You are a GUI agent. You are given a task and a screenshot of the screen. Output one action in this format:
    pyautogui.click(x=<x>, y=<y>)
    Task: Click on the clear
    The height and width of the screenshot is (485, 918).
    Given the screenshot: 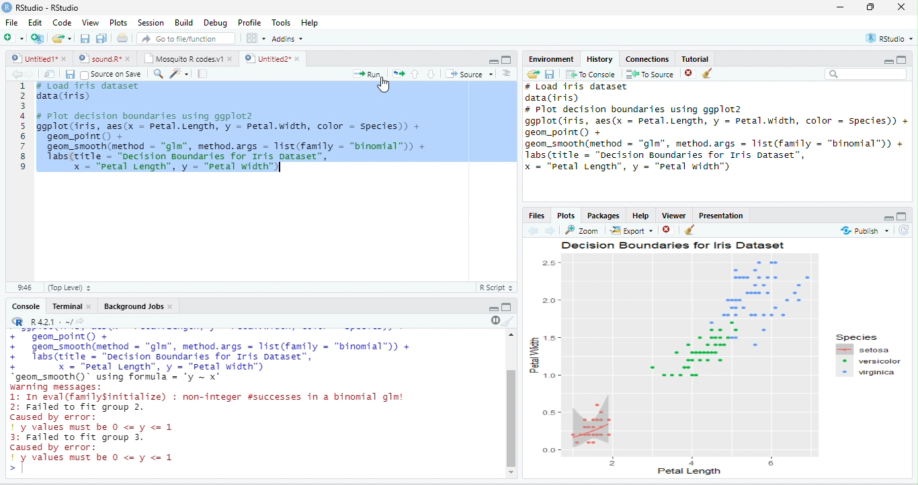 What is the action you would take?
    pyautogui.click(x=707, y=73)
    